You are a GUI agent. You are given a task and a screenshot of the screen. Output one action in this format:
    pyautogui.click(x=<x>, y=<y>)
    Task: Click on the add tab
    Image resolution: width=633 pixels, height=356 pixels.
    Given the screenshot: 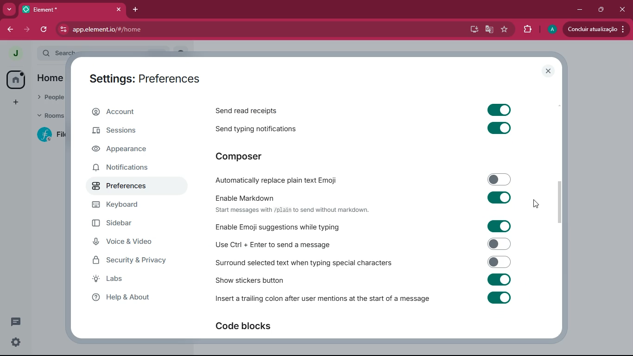 What is the action you would take?
    pyautogui.click(x=136, y=10)
    